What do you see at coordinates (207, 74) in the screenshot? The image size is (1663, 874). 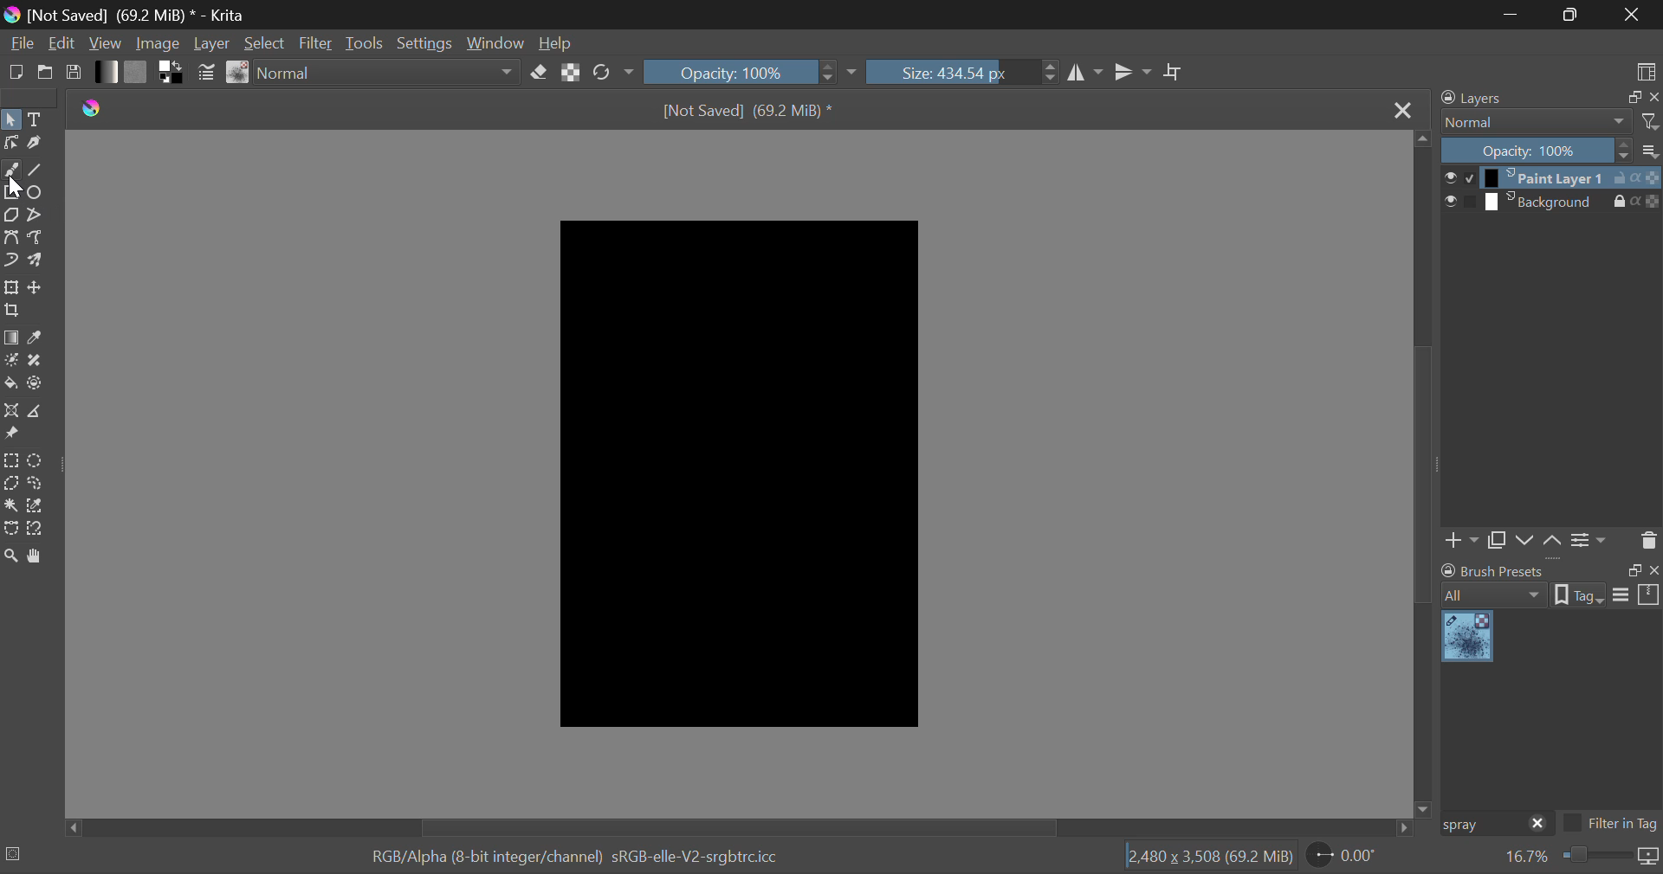 I see `Brush Settings` at bounding box center [207, 74].